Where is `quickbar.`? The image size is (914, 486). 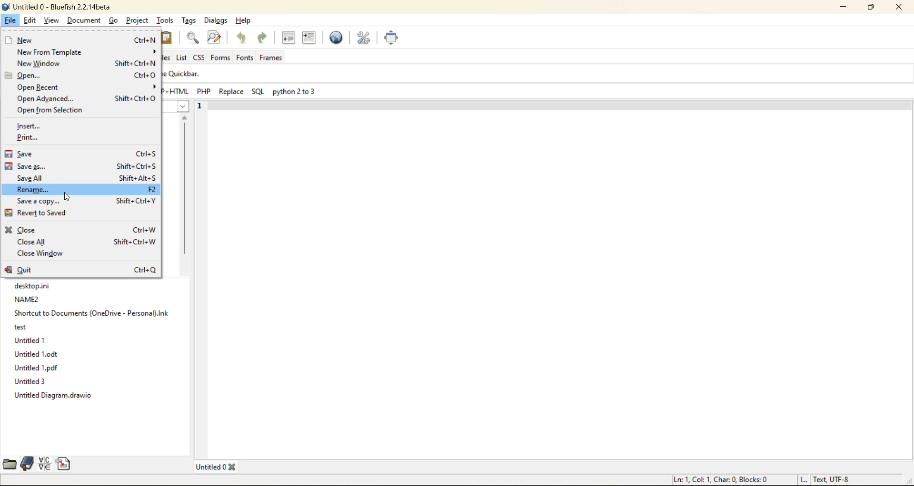
quickbar. is located at coordinates (187, 73).